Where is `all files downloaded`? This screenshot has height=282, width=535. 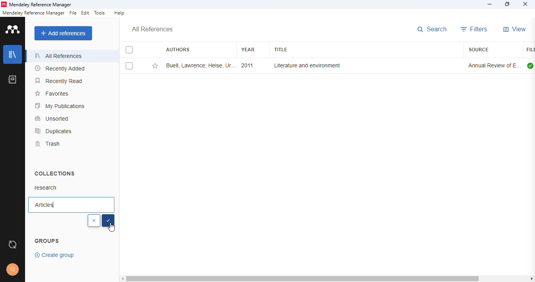
all files downloaded is located at coordinates (530, 65).